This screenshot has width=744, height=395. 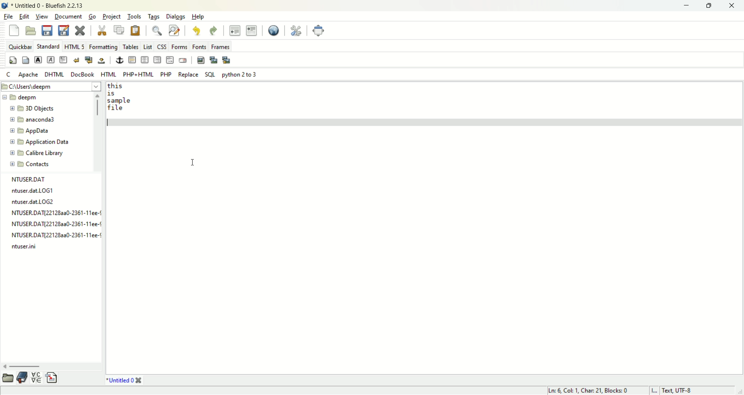 I want to click on vertical scroll bar, so click(x=97, y=131).